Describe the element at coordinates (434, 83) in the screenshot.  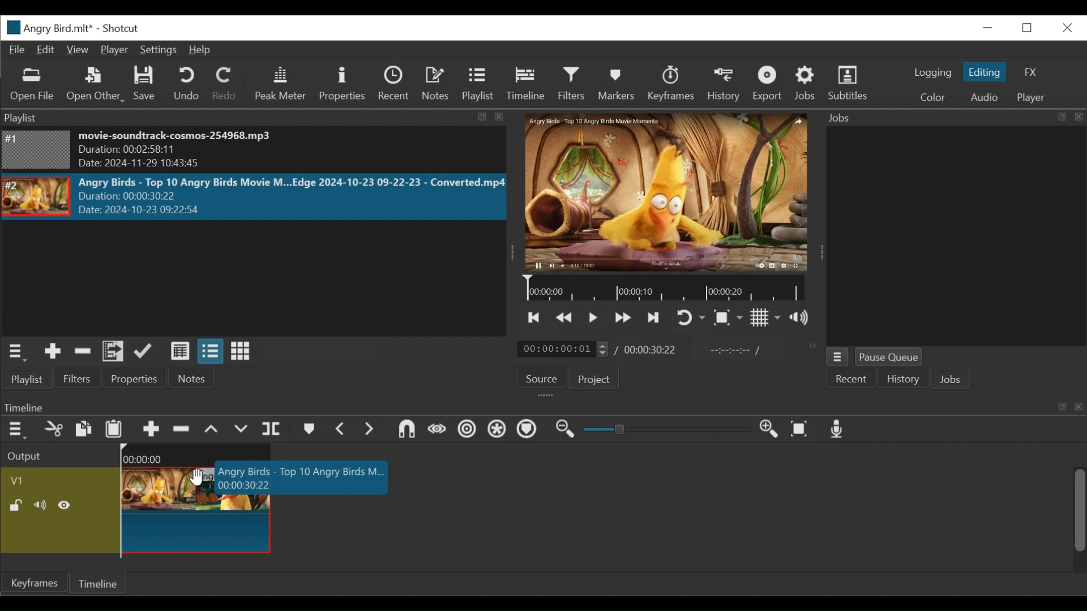
I see `Notes` at that location.